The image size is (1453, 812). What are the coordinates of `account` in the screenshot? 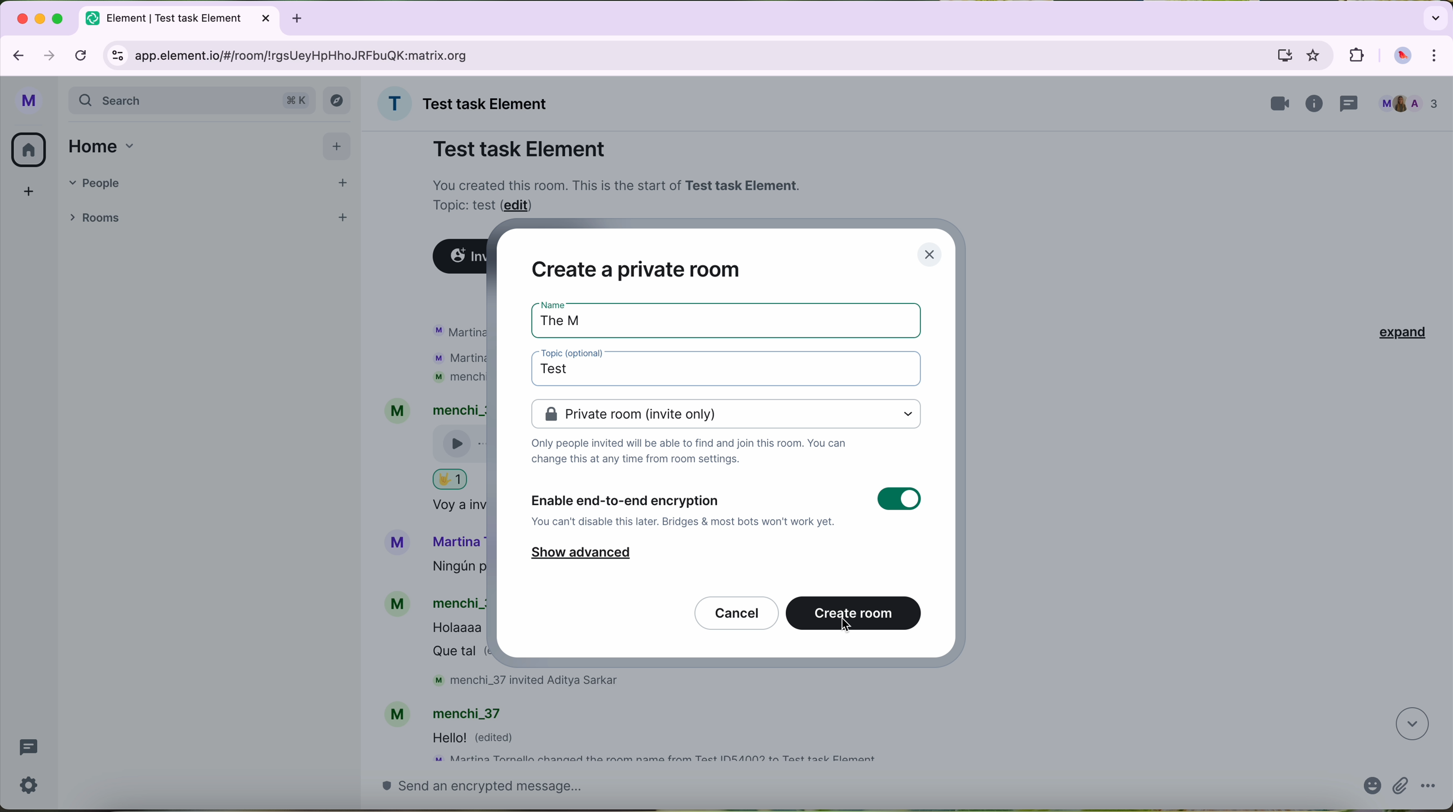 It's located at (452, 712).